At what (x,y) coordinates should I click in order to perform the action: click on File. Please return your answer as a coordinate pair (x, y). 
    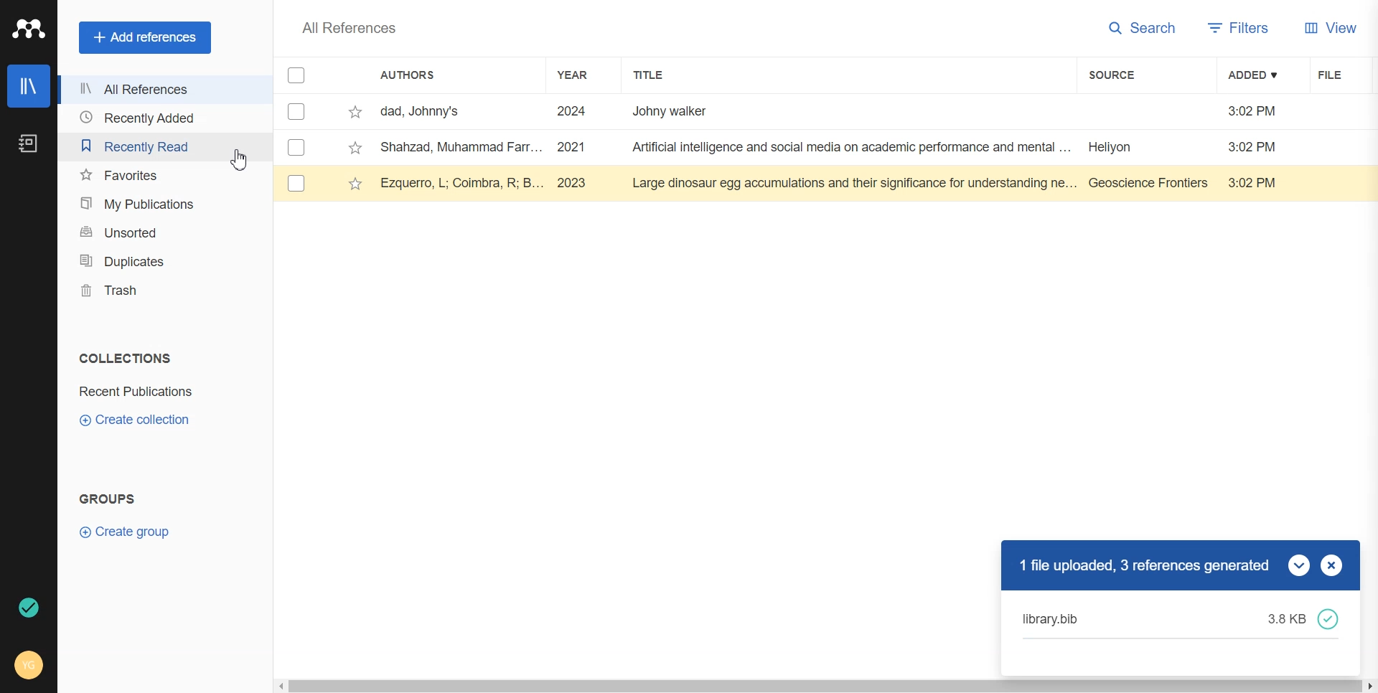
    Looking at the image, I should click on (136, 392).